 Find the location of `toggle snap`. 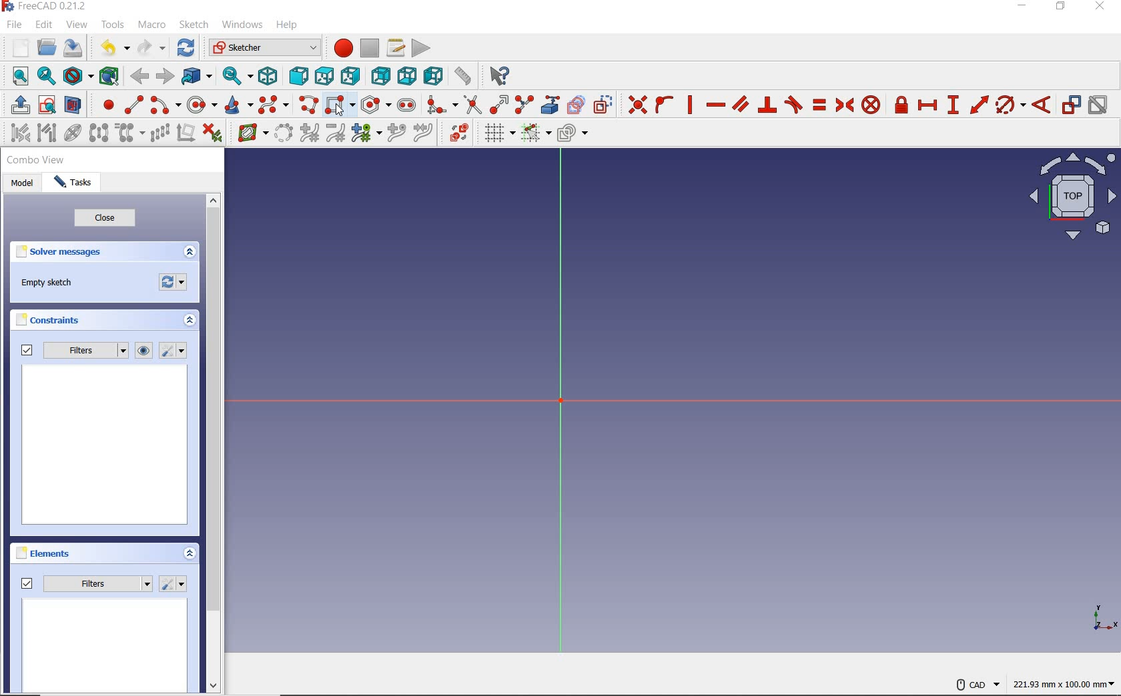

toggle snap is located at coordinates (535, 134).